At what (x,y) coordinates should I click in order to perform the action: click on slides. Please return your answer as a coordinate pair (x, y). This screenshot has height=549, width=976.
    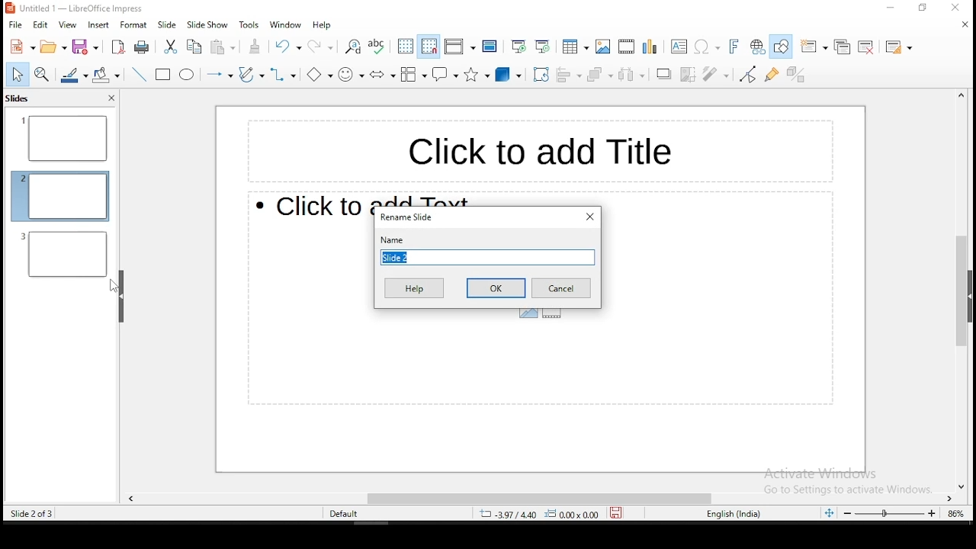
    Looking at the image, I should click on (18, 100).